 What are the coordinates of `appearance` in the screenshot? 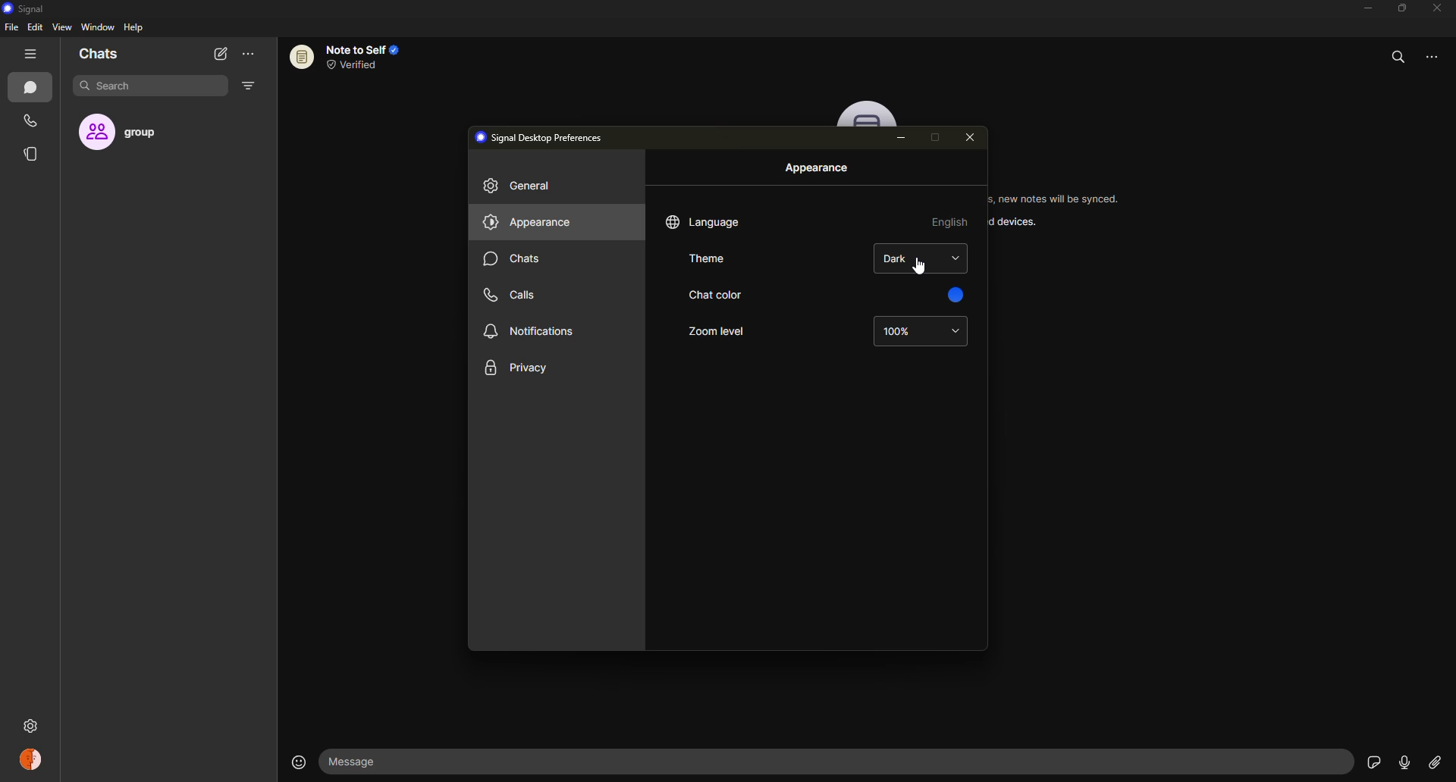 It's located at (819, 169).